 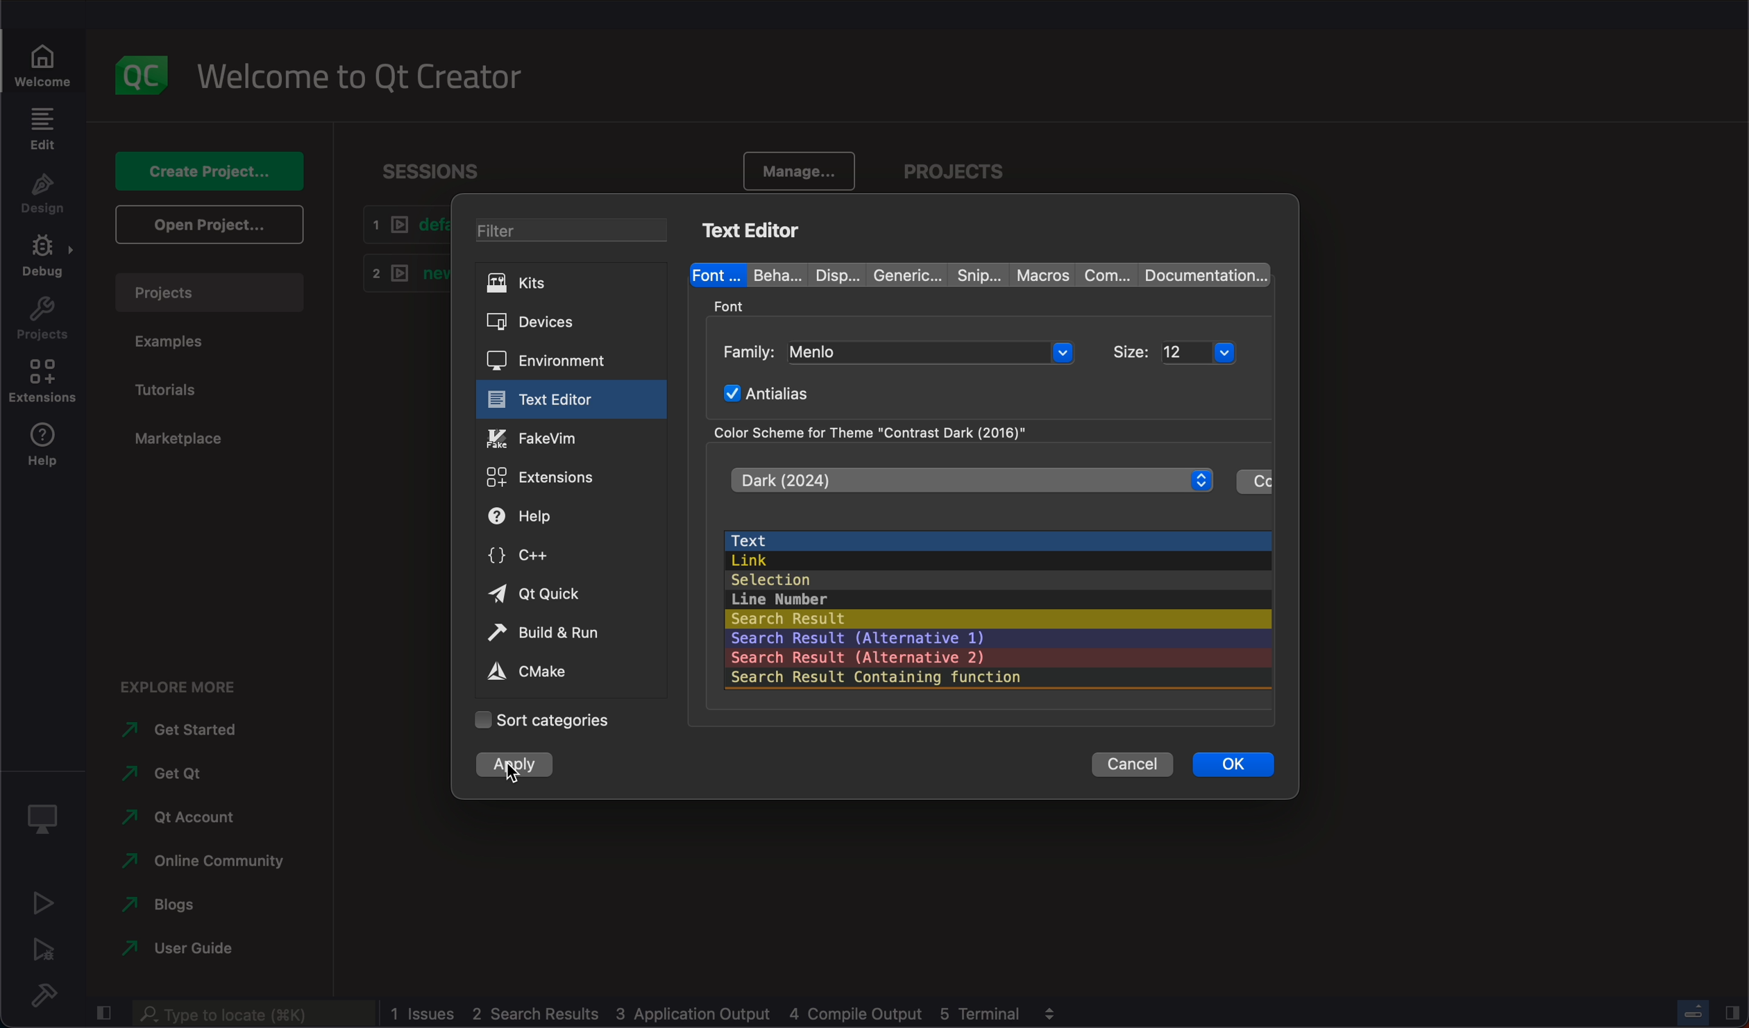 What do you see at coordinates (170, 776) in the screenshot?
I see `get Qt` at bounding box center [170, 776].